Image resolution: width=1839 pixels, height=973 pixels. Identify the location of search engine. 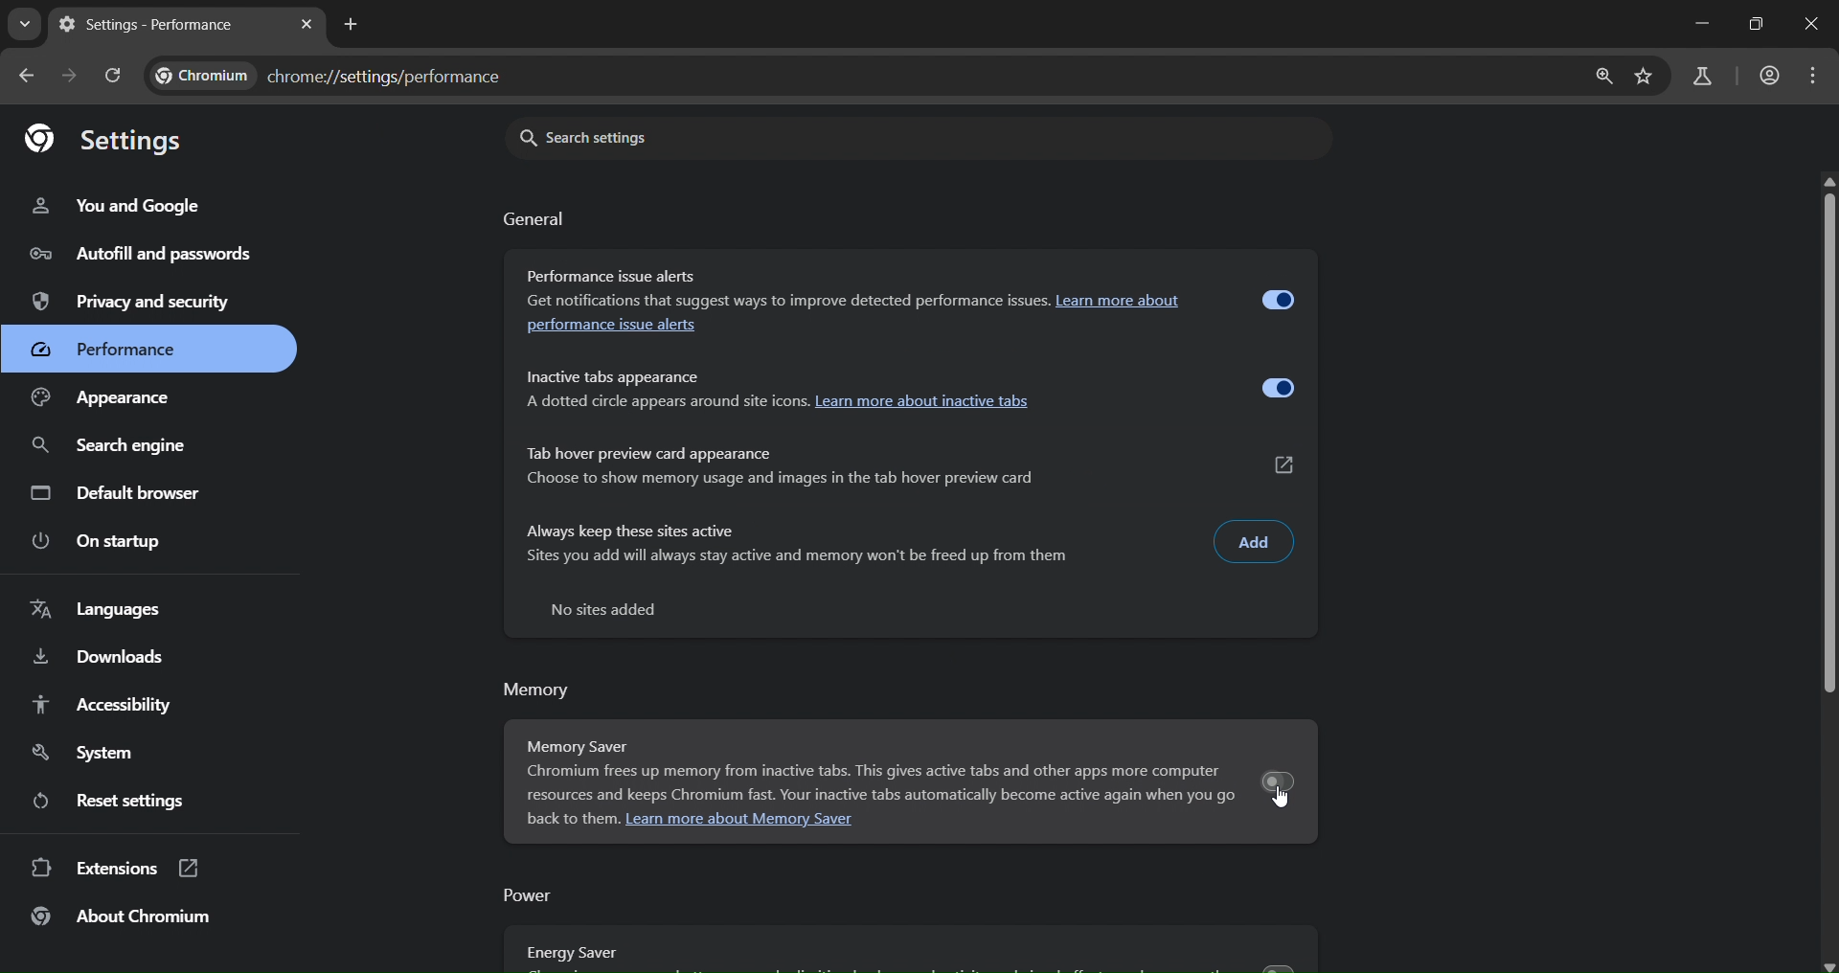
(113, 444).